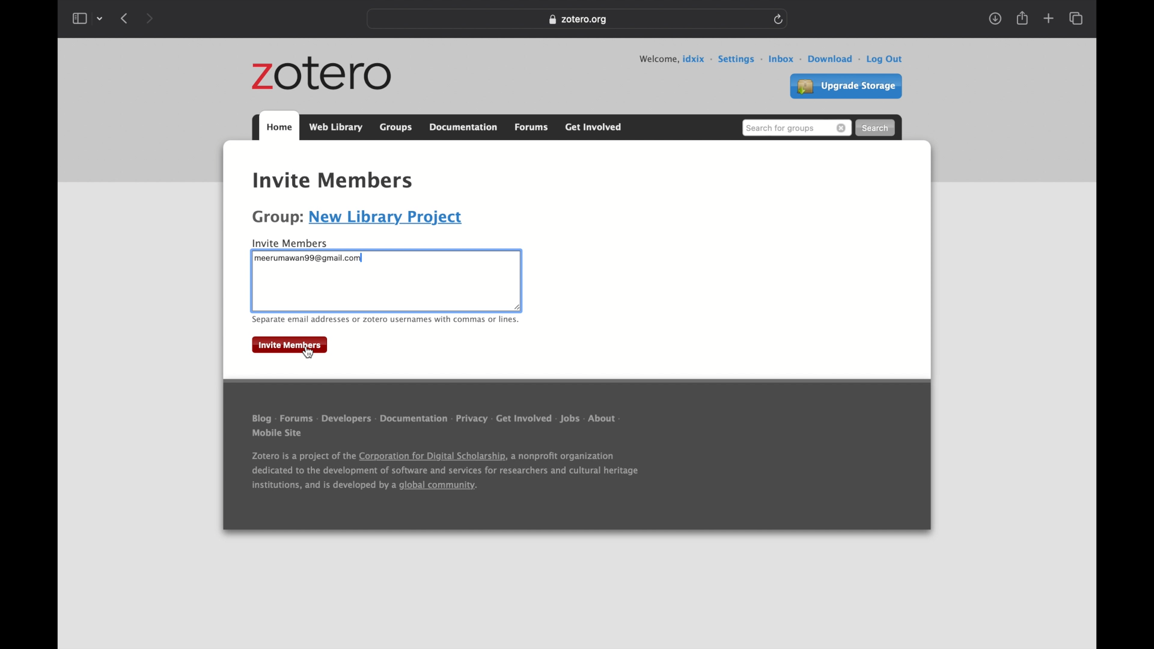 The image size is (1154, 649). I want to click on blog, so click(258, 418).